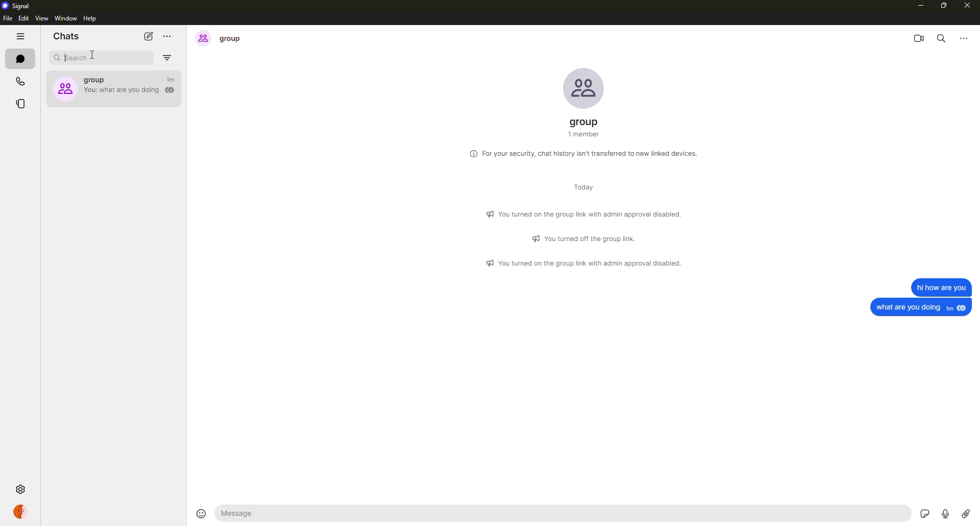  Describe the element at coordinates (940, 286) in the screenshot. I see `message` at that location.